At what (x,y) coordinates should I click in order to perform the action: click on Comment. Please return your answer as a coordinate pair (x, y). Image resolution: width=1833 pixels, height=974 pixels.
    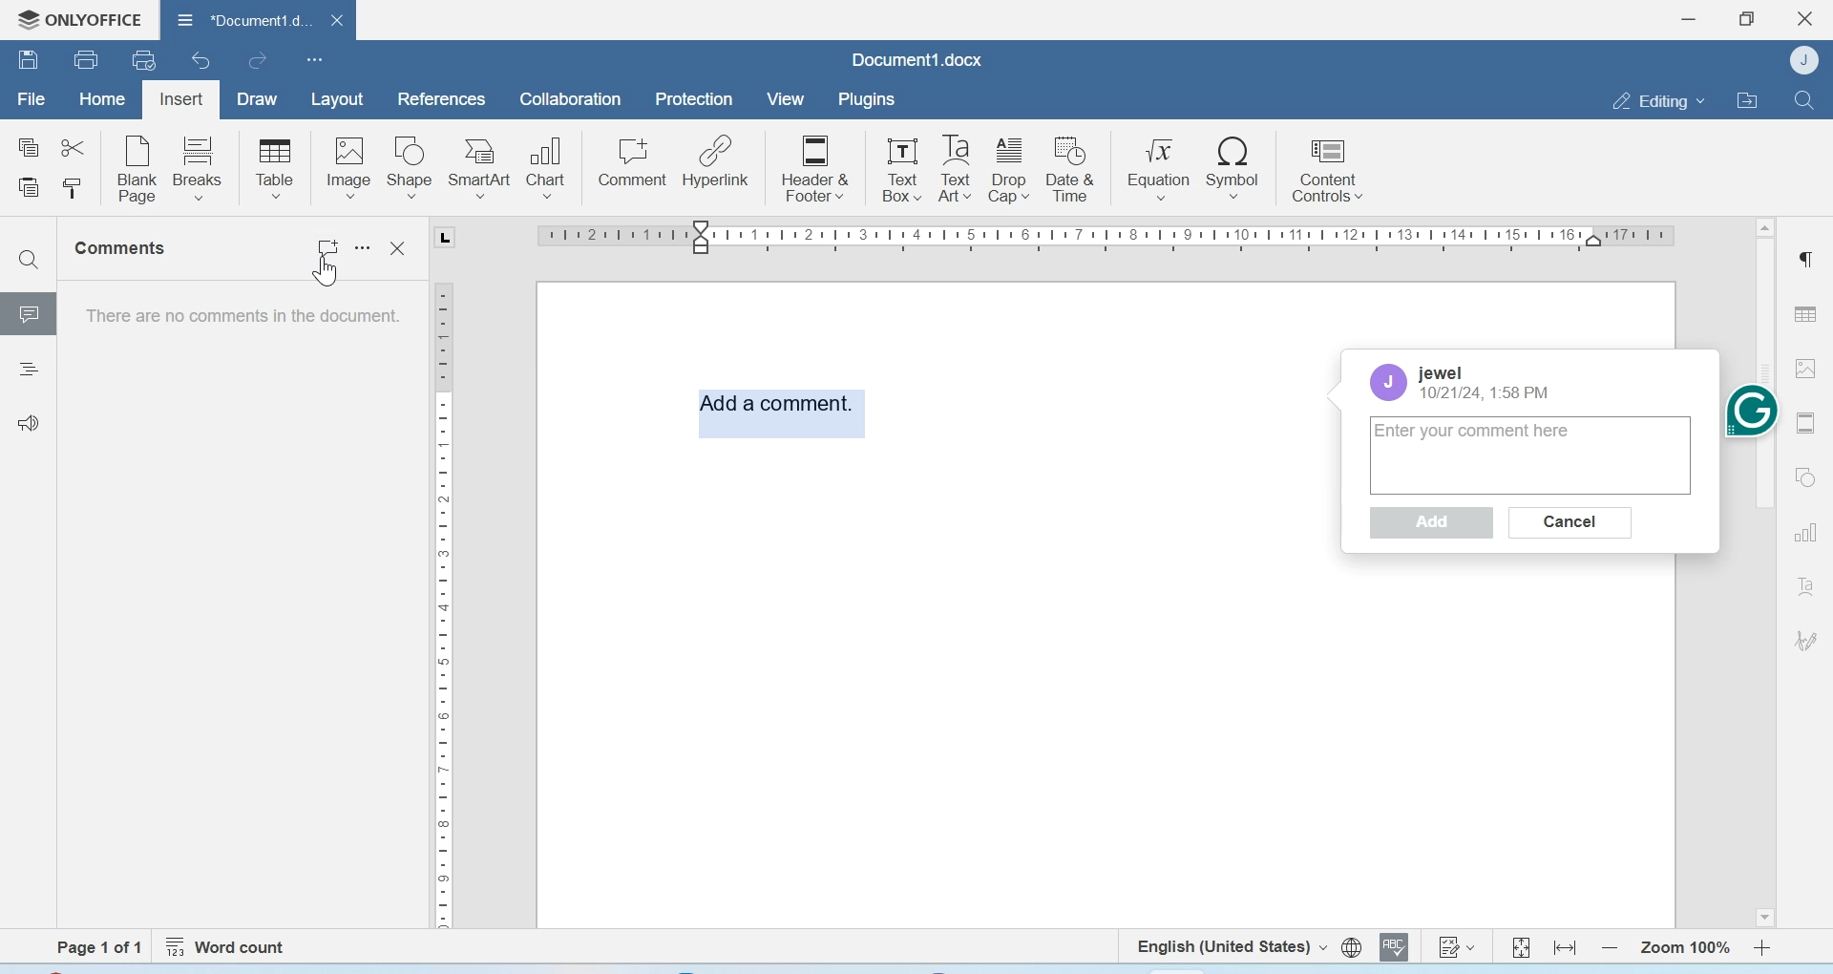
    Looking at the image, I should click on (633, 162).